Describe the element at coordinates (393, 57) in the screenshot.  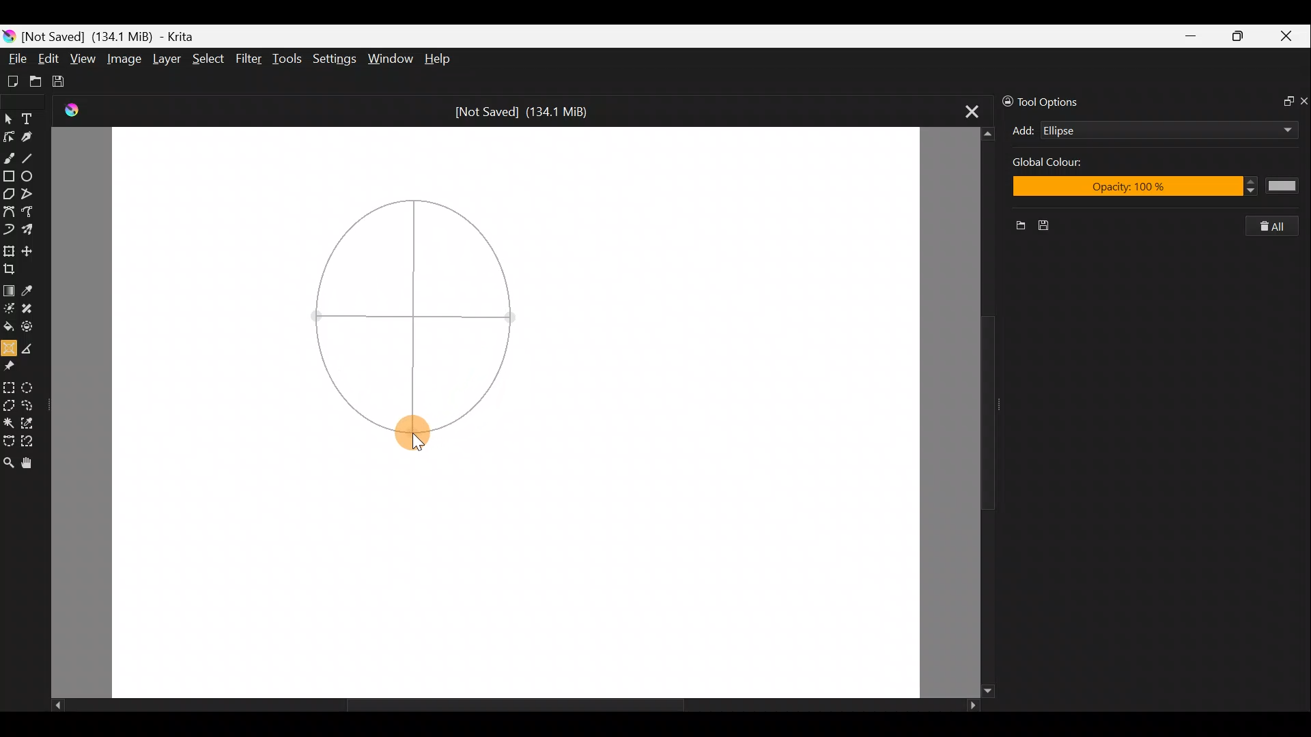
I see `Window` at that location.